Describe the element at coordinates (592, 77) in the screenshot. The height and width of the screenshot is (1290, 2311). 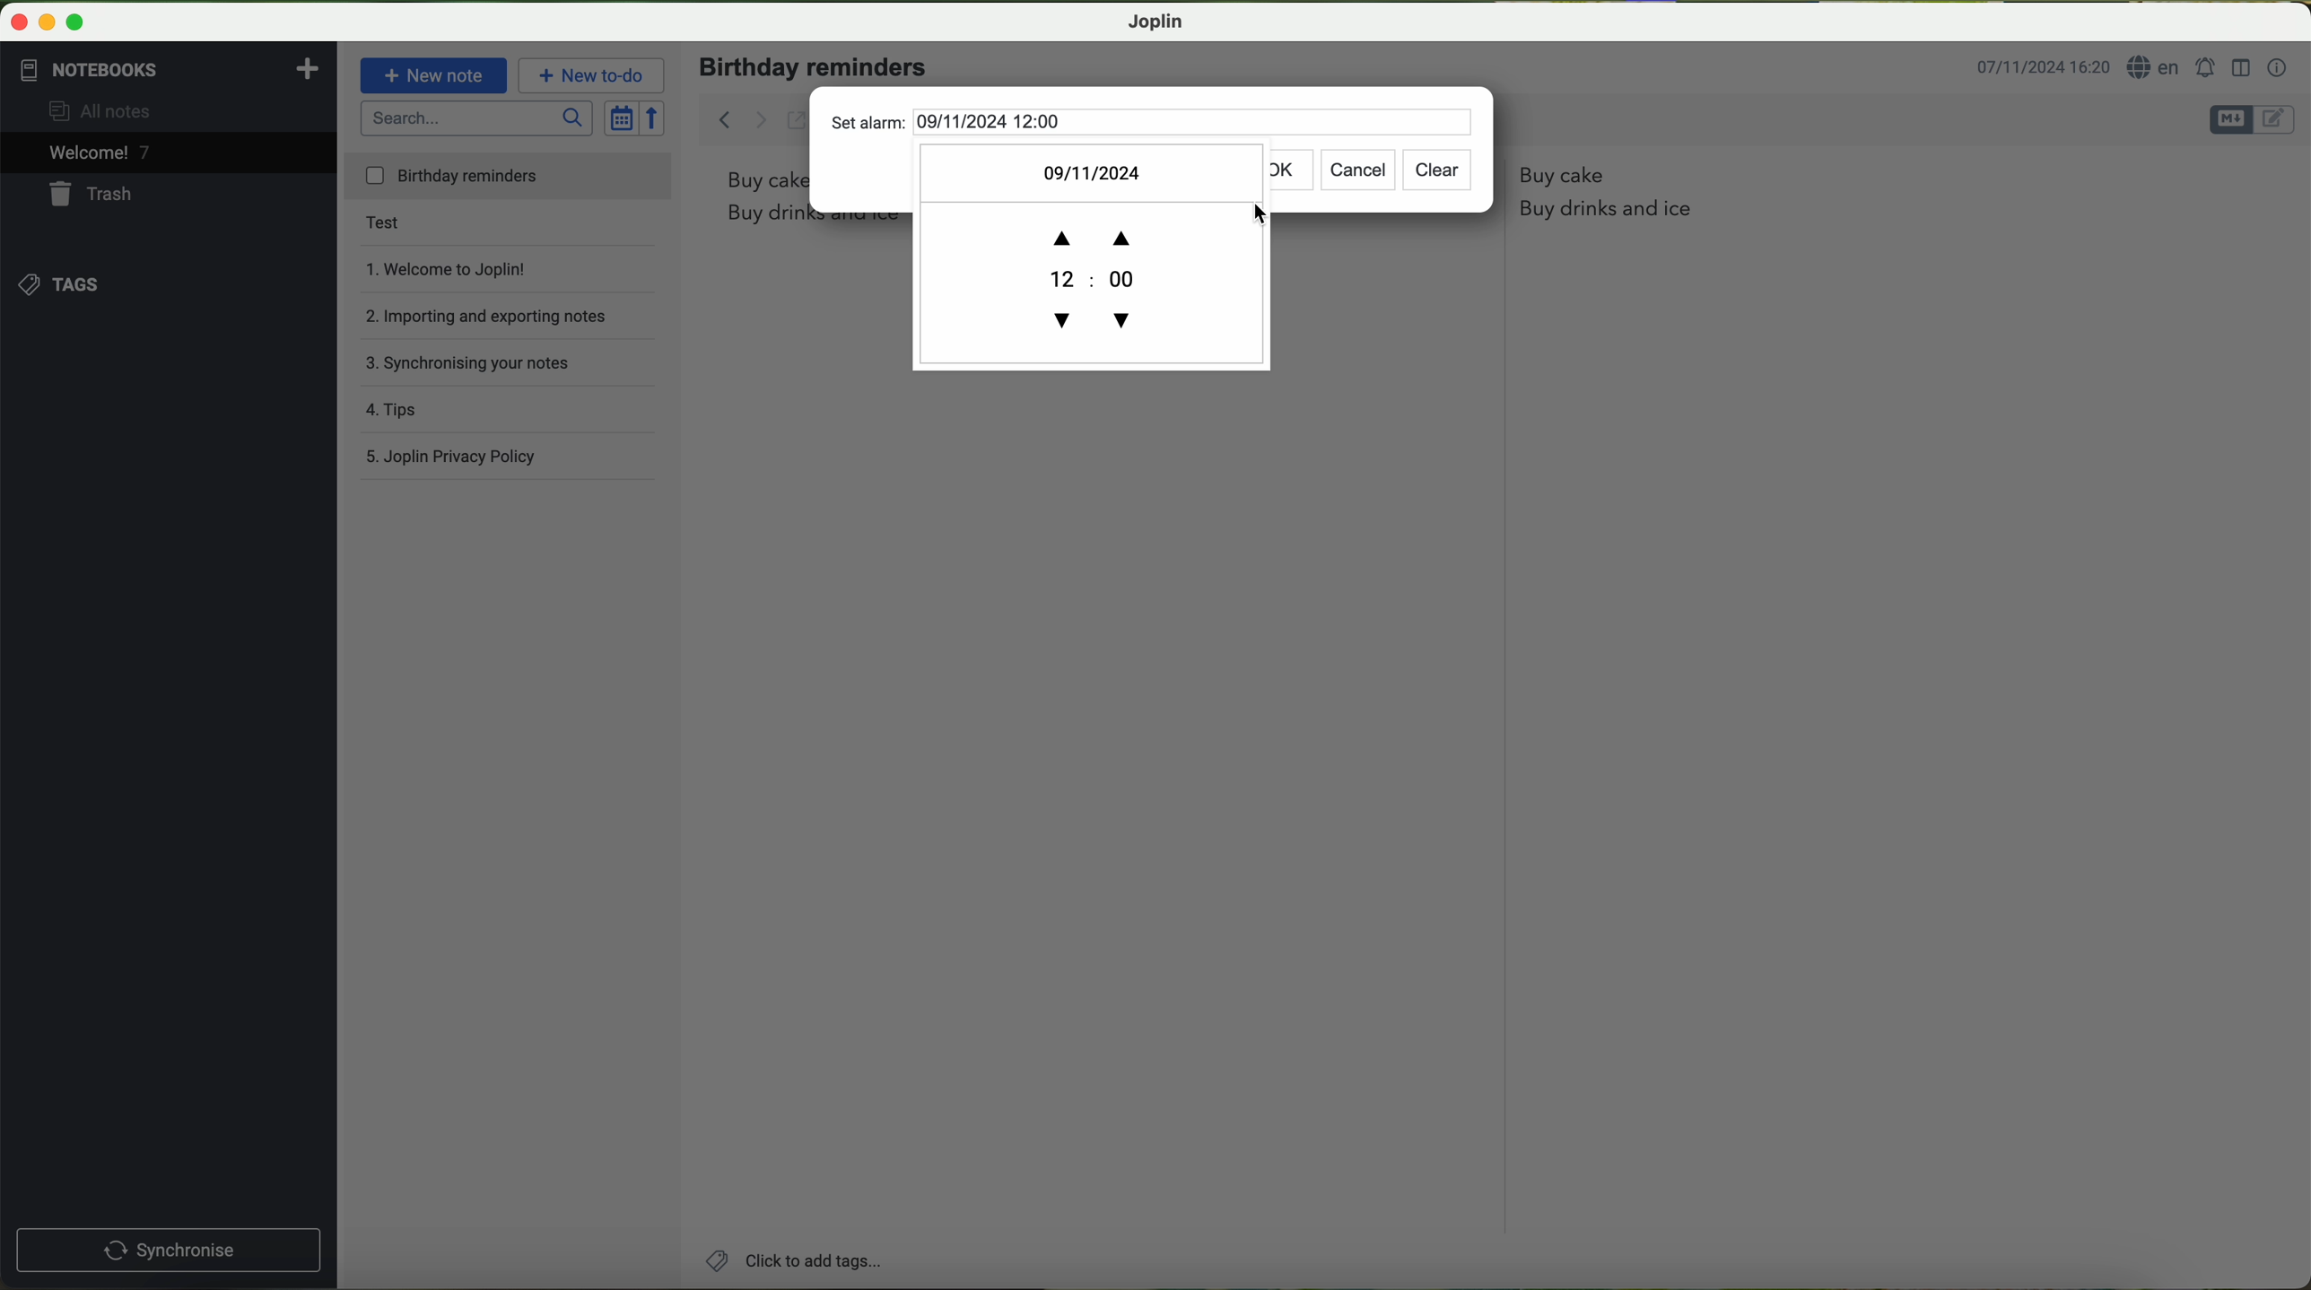
I see `new to-do button` at that location.